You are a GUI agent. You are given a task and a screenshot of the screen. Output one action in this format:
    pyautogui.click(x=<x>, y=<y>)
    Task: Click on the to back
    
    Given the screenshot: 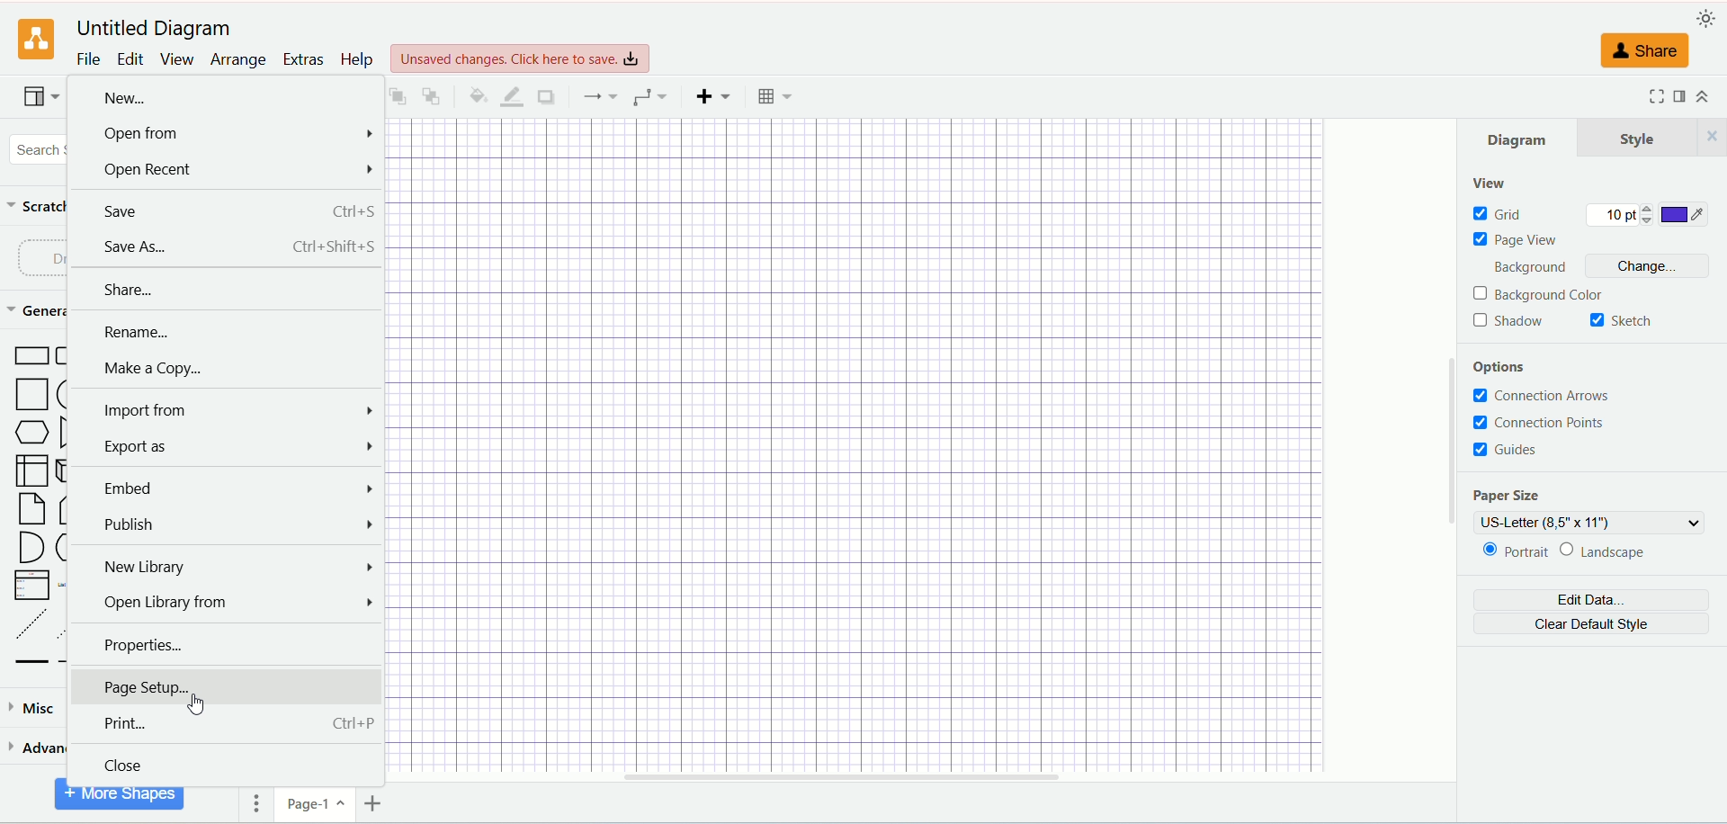 What is the action you would take?
    pyautogui.click(x=432, y=94)
    